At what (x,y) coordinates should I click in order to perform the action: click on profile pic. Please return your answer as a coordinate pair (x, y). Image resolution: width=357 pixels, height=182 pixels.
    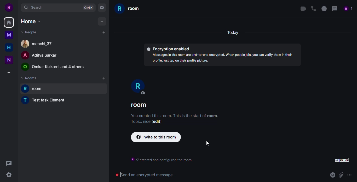
    Looking at the image, I should click on (138, 87).